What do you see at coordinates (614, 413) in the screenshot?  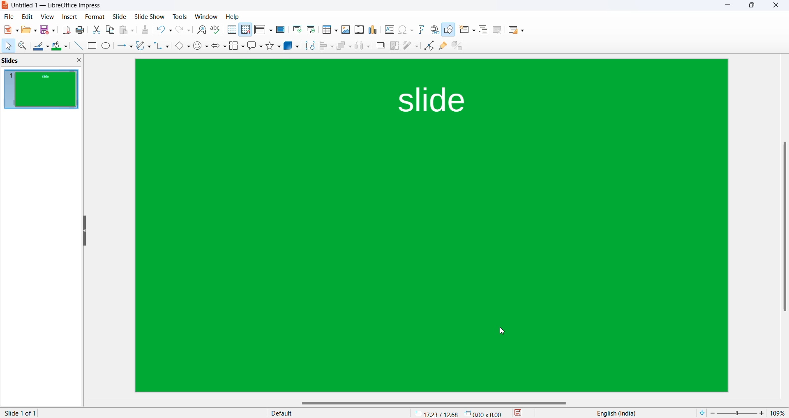 I see `text language` at bounding box center [614, 413].